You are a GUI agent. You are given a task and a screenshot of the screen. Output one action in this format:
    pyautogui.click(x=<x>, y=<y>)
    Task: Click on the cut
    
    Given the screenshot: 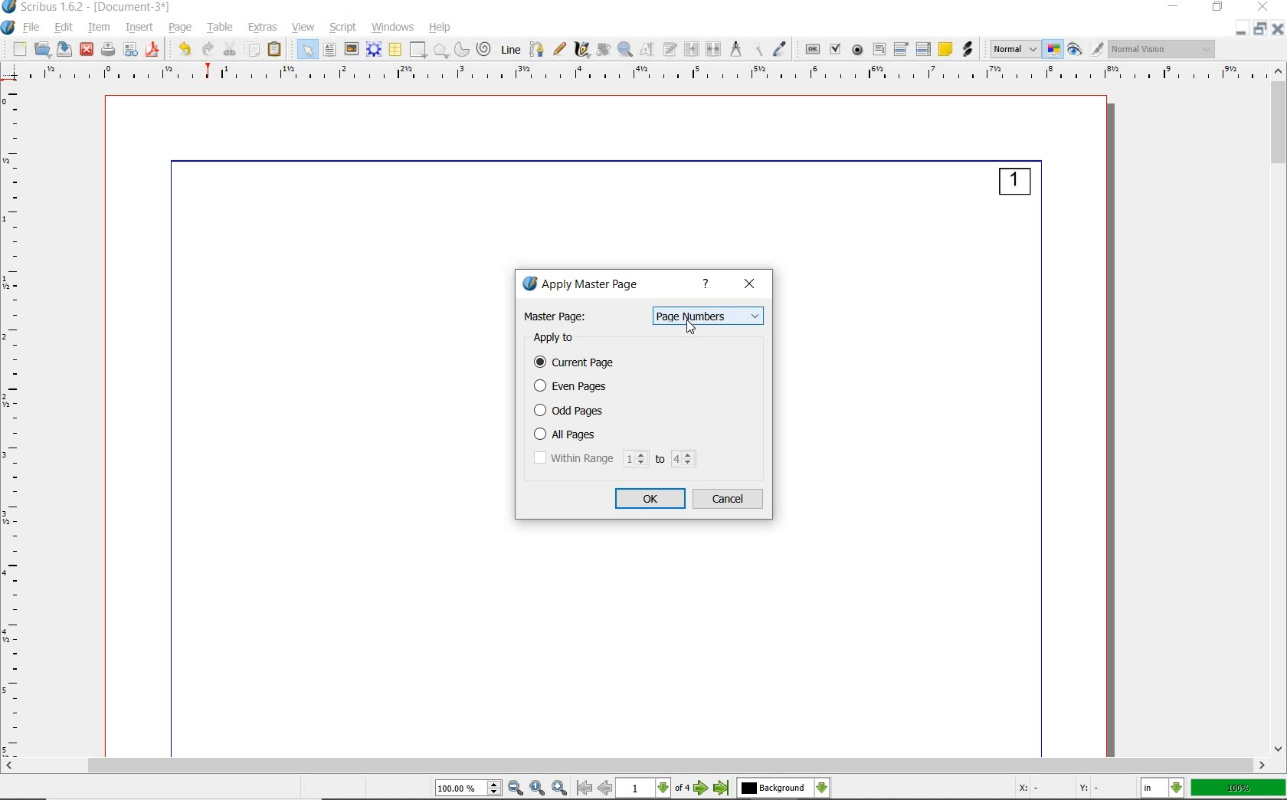 What is the action you would take?
    pyautogui.click(x=230, y=49)
    